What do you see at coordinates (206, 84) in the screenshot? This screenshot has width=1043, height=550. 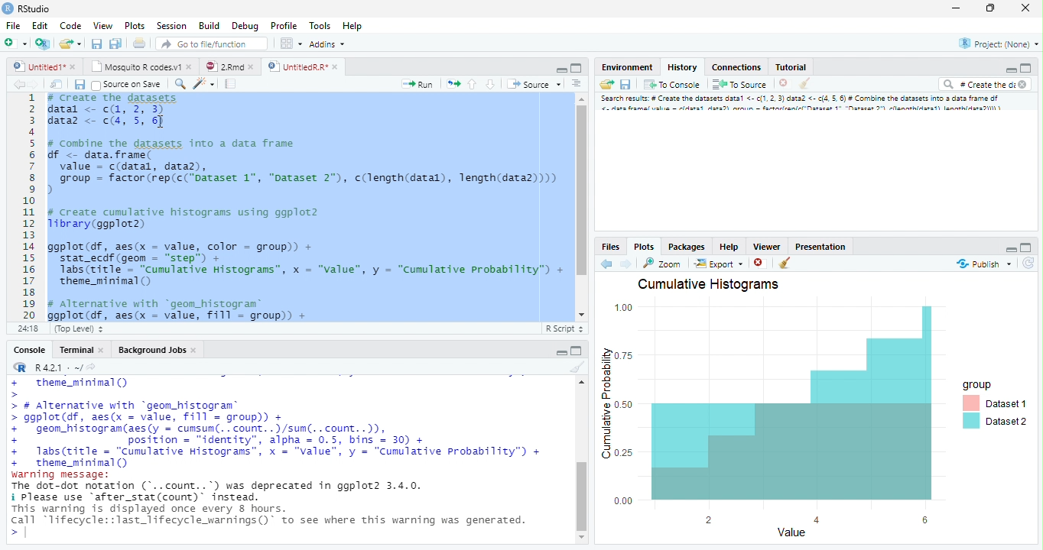 I see `Code beautify` at bounding box center [206, 84].